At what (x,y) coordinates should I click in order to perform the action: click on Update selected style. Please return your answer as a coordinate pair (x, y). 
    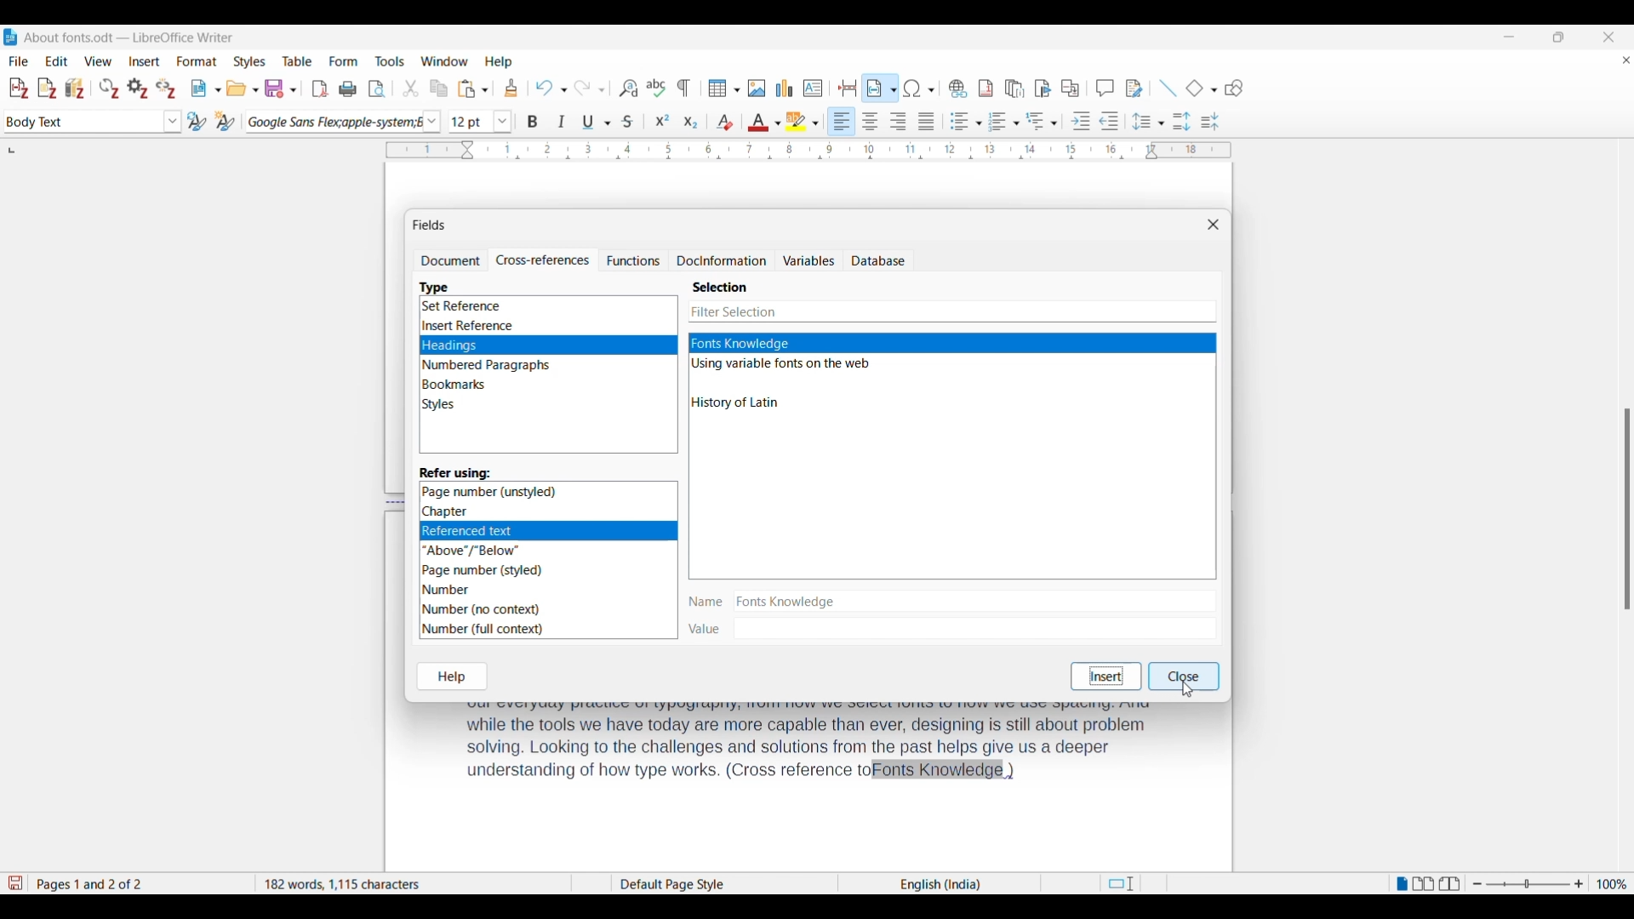
    Looking at the image, I should click on (197, 121).